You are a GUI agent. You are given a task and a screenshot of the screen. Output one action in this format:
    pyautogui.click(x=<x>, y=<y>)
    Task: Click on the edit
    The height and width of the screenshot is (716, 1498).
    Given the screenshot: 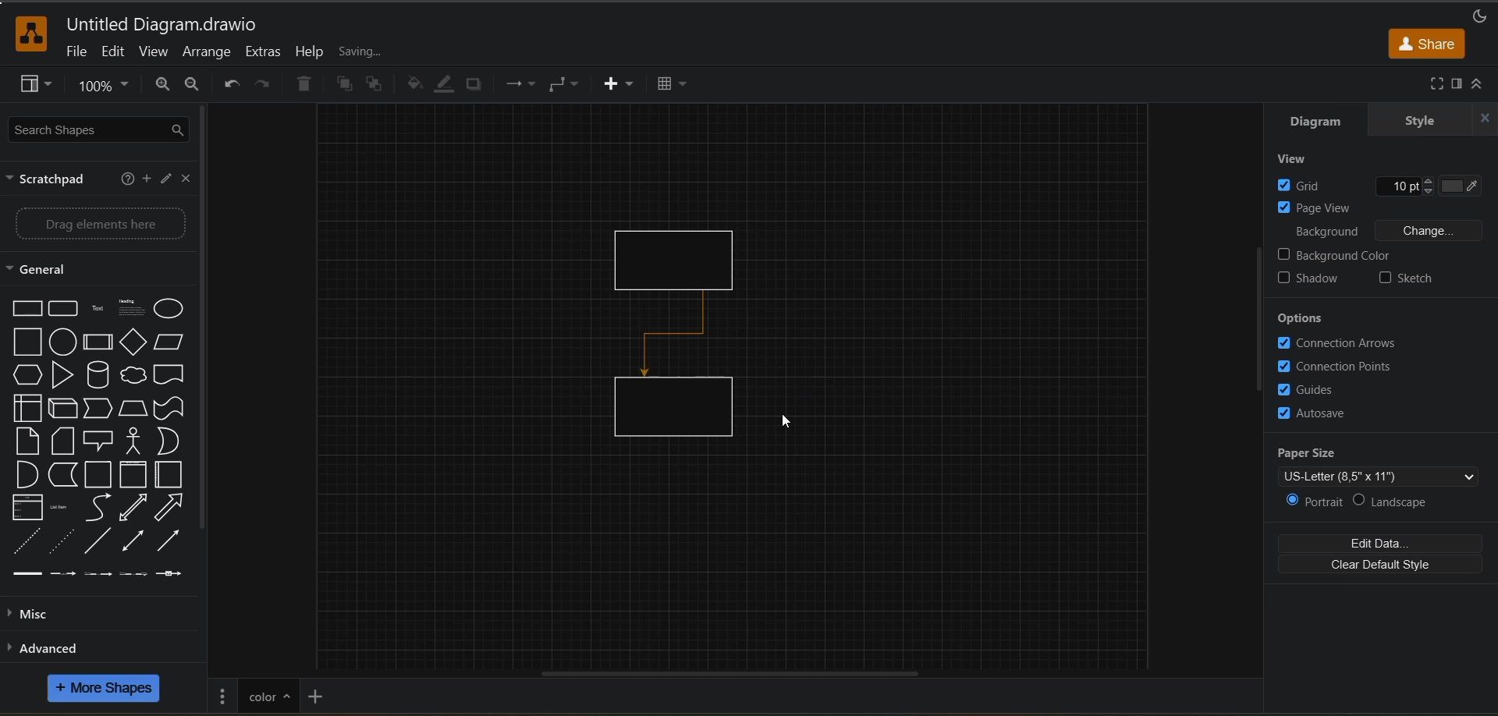 What is the action you would take?
    pyautogui.click(x=117, y=51)
    